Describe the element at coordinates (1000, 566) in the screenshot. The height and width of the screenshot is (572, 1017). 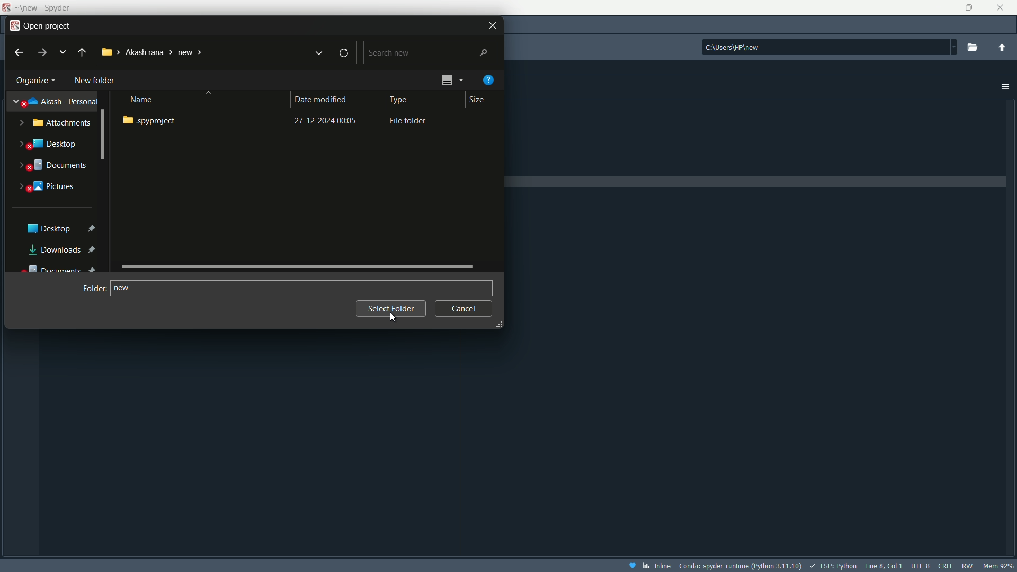
I see `memory usage` at that location.